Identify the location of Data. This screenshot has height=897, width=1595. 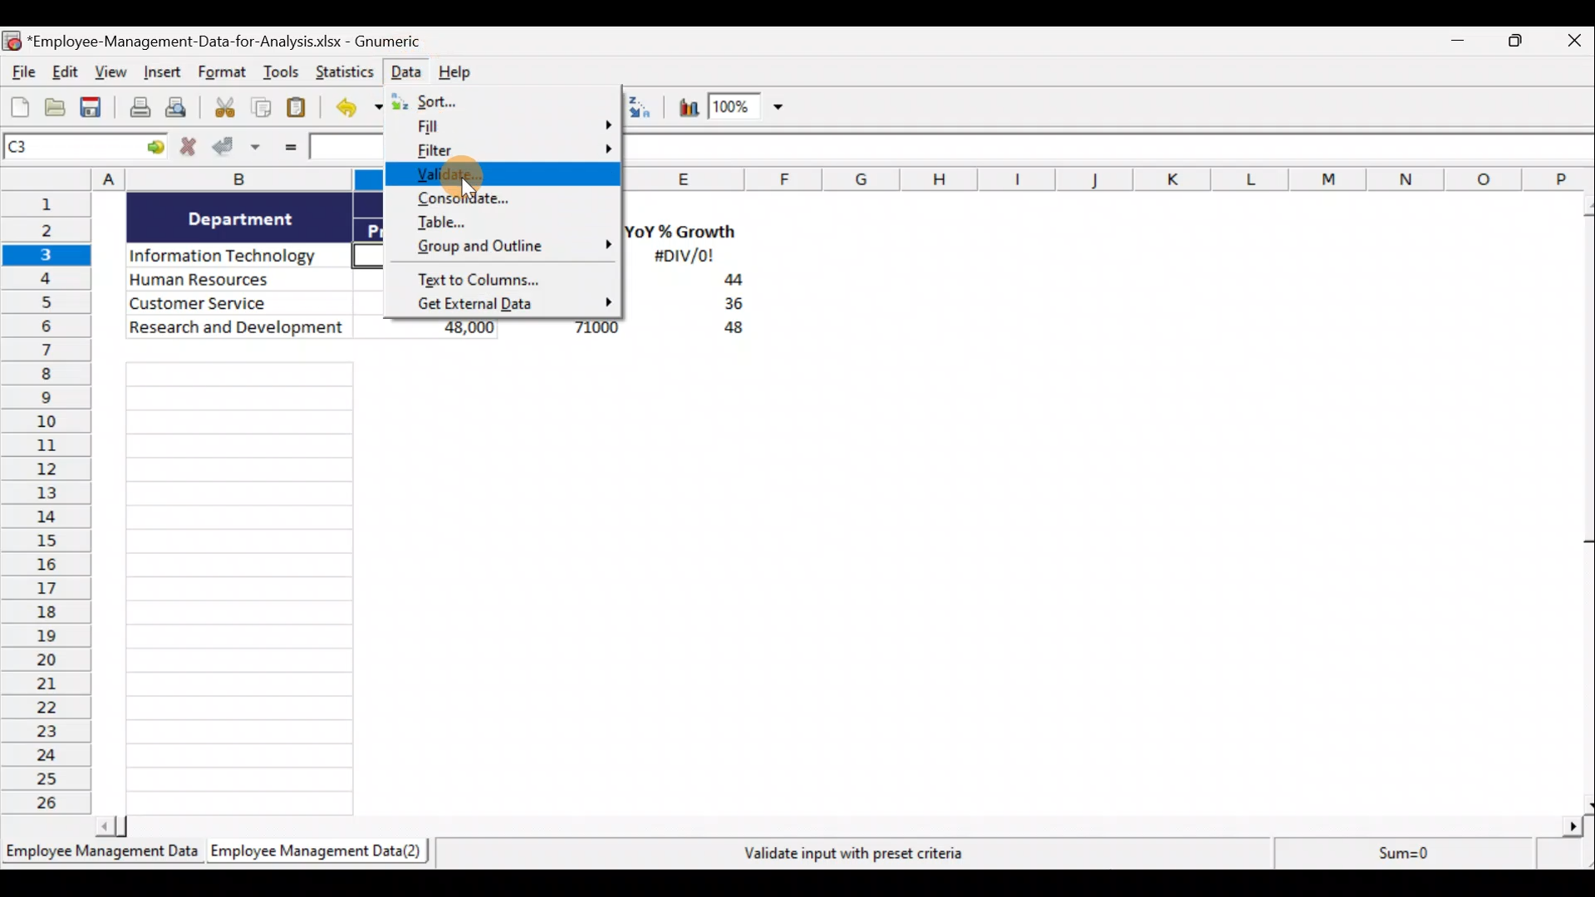
(405, 70).